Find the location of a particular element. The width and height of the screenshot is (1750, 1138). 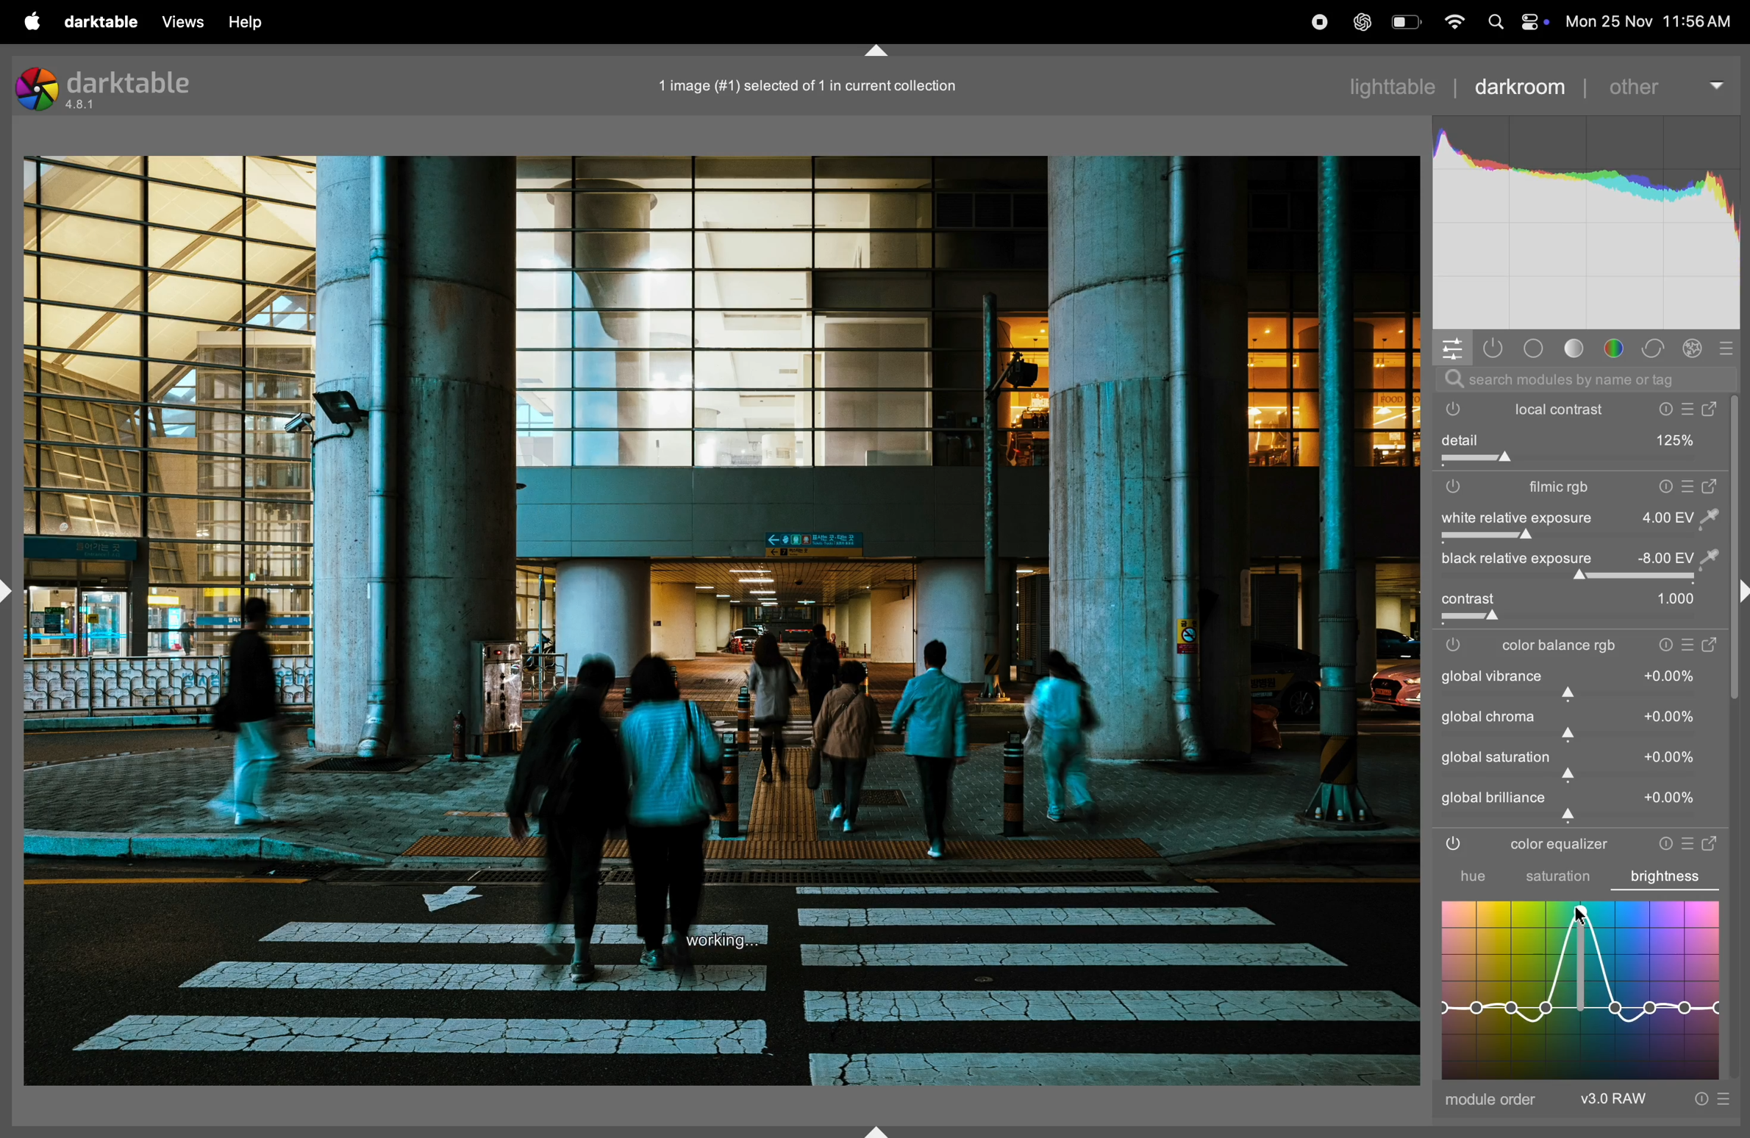

slider is located at coordinates (1584, 694).